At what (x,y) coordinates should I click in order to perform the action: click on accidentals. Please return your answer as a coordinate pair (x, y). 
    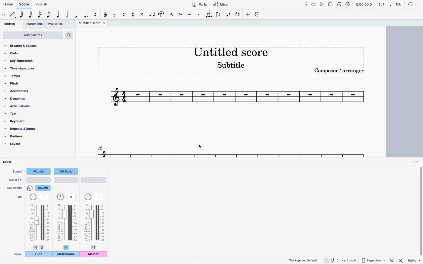
    Looking at the image, I should click on (19, 91).